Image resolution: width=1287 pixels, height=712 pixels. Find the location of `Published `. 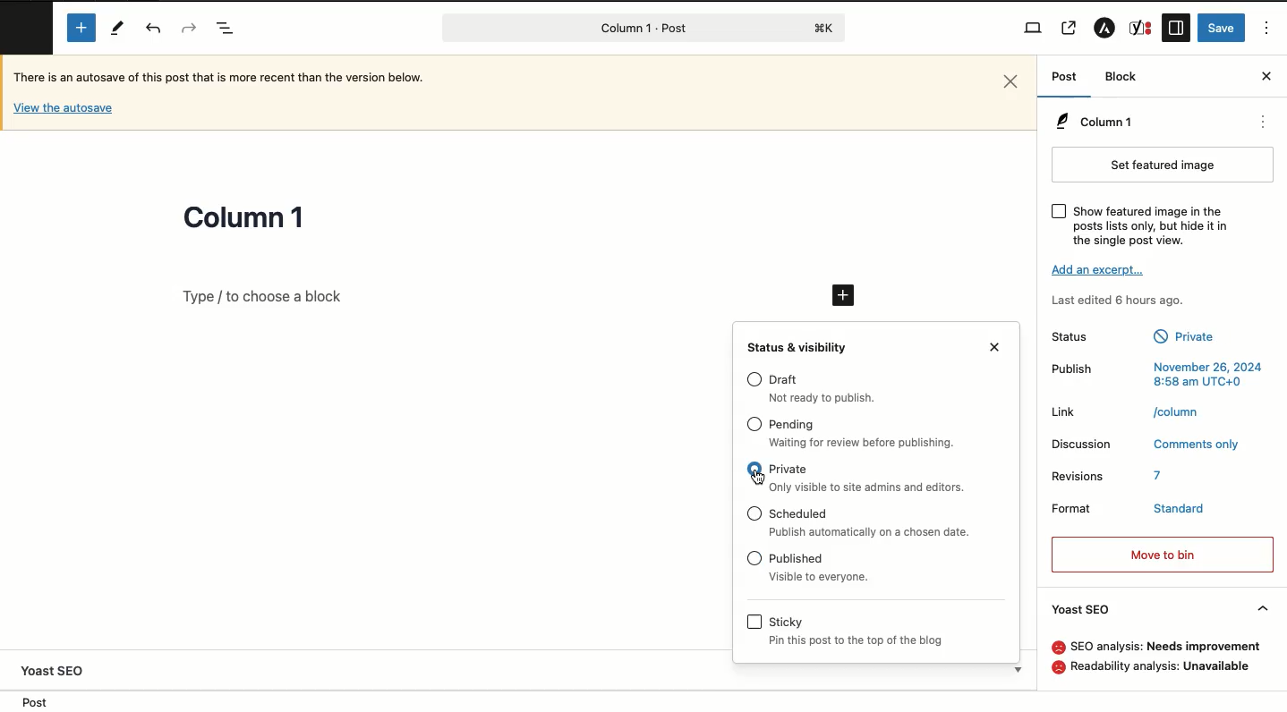

Published  is located at coordinates (1194, 338).